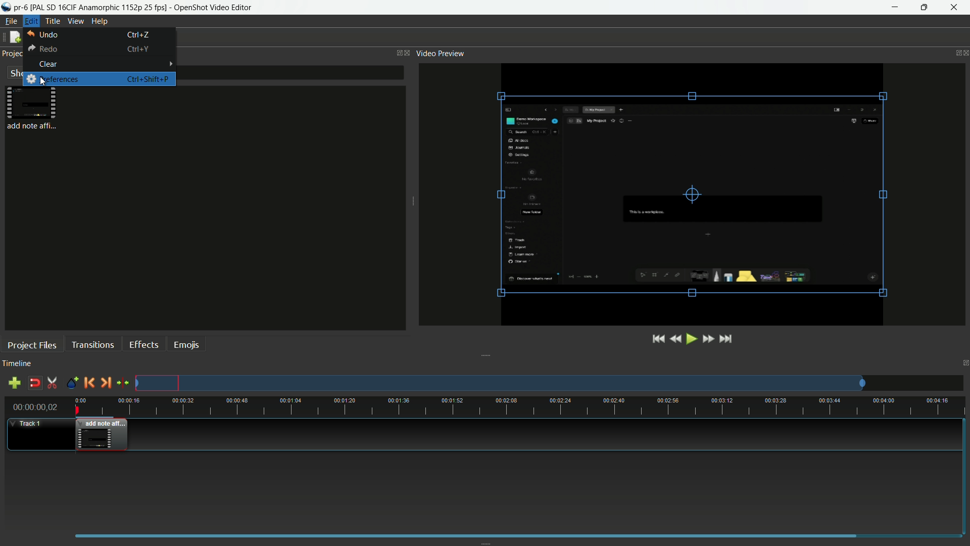  I want to click on project name, so click(21, 8).